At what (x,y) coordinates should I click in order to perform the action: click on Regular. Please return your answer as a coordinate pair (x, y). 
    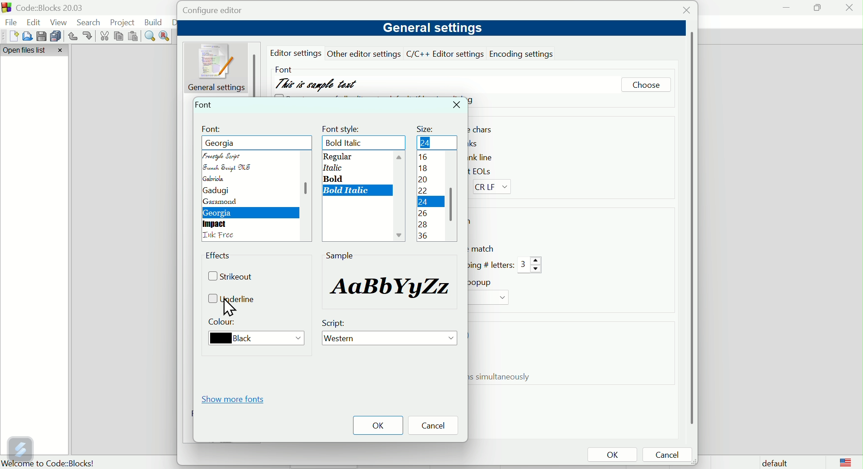
    Looking at the image, I should click on (337, 157).